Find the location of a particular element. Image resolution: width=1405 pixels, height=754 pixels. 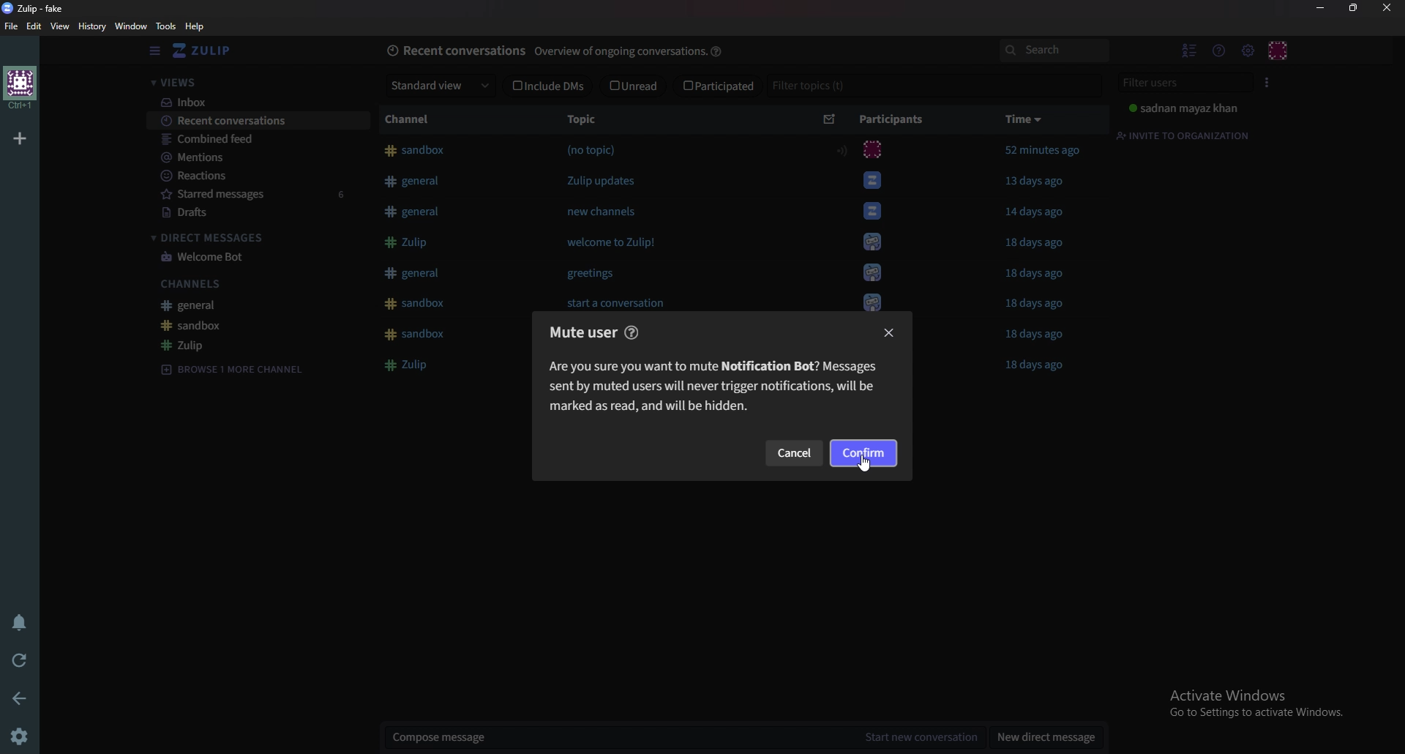

#general is located at coordinates (417, 182).